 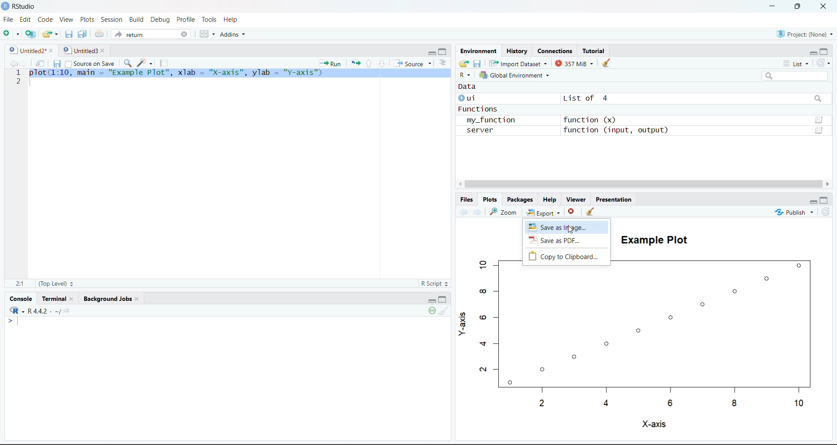 I want to click on Environment, so click(x=478, y=51).